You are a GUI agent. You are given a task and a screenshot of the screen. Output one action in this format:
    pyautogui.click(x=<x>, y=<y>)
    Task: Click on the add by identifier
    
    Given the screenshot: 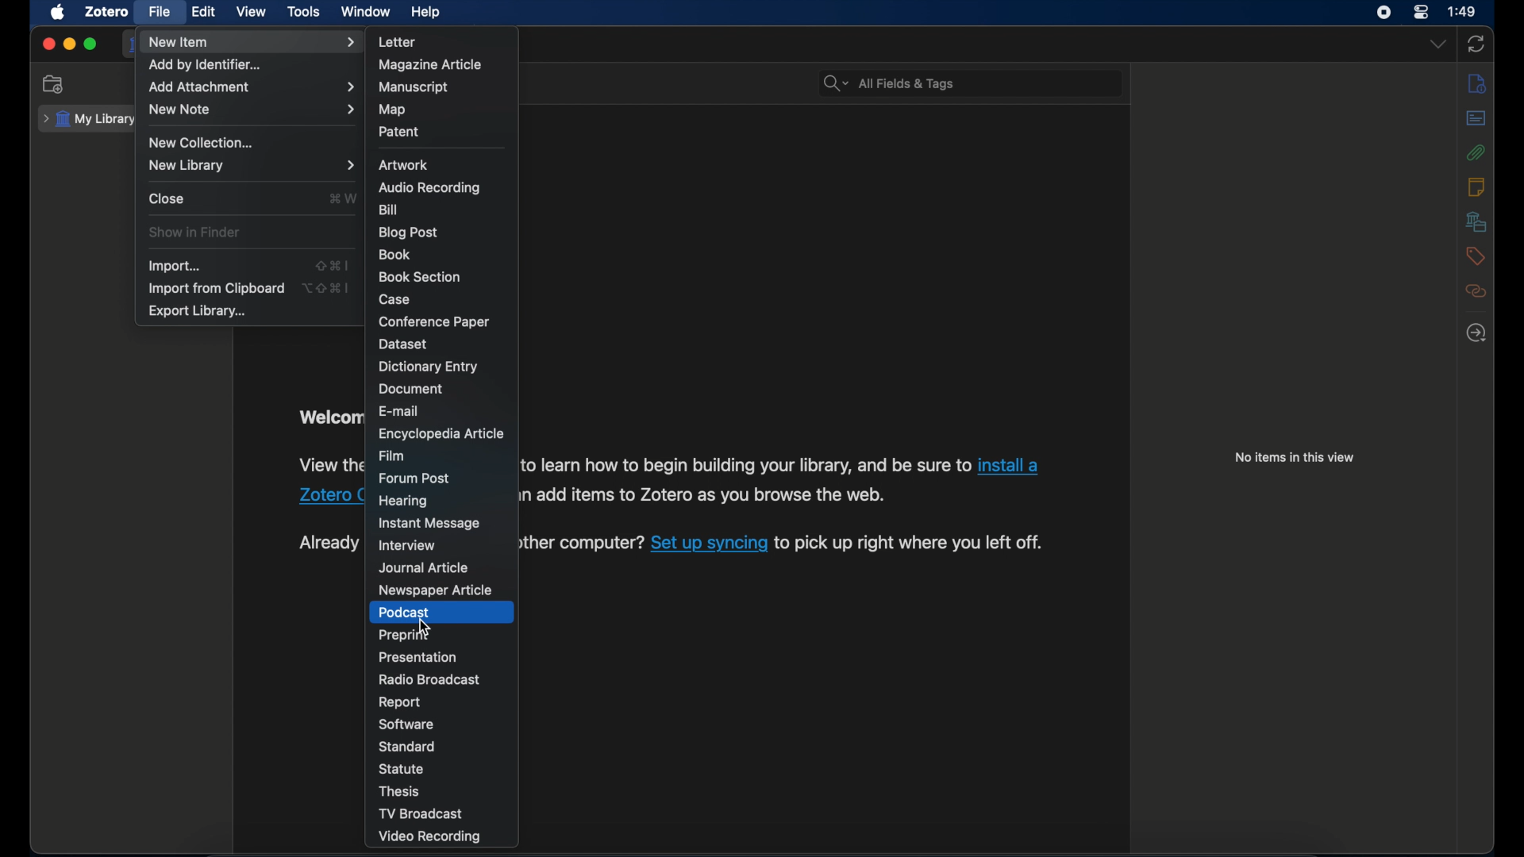 What is the action you would take?
    pyautogui.click(x=205, y=65)
    